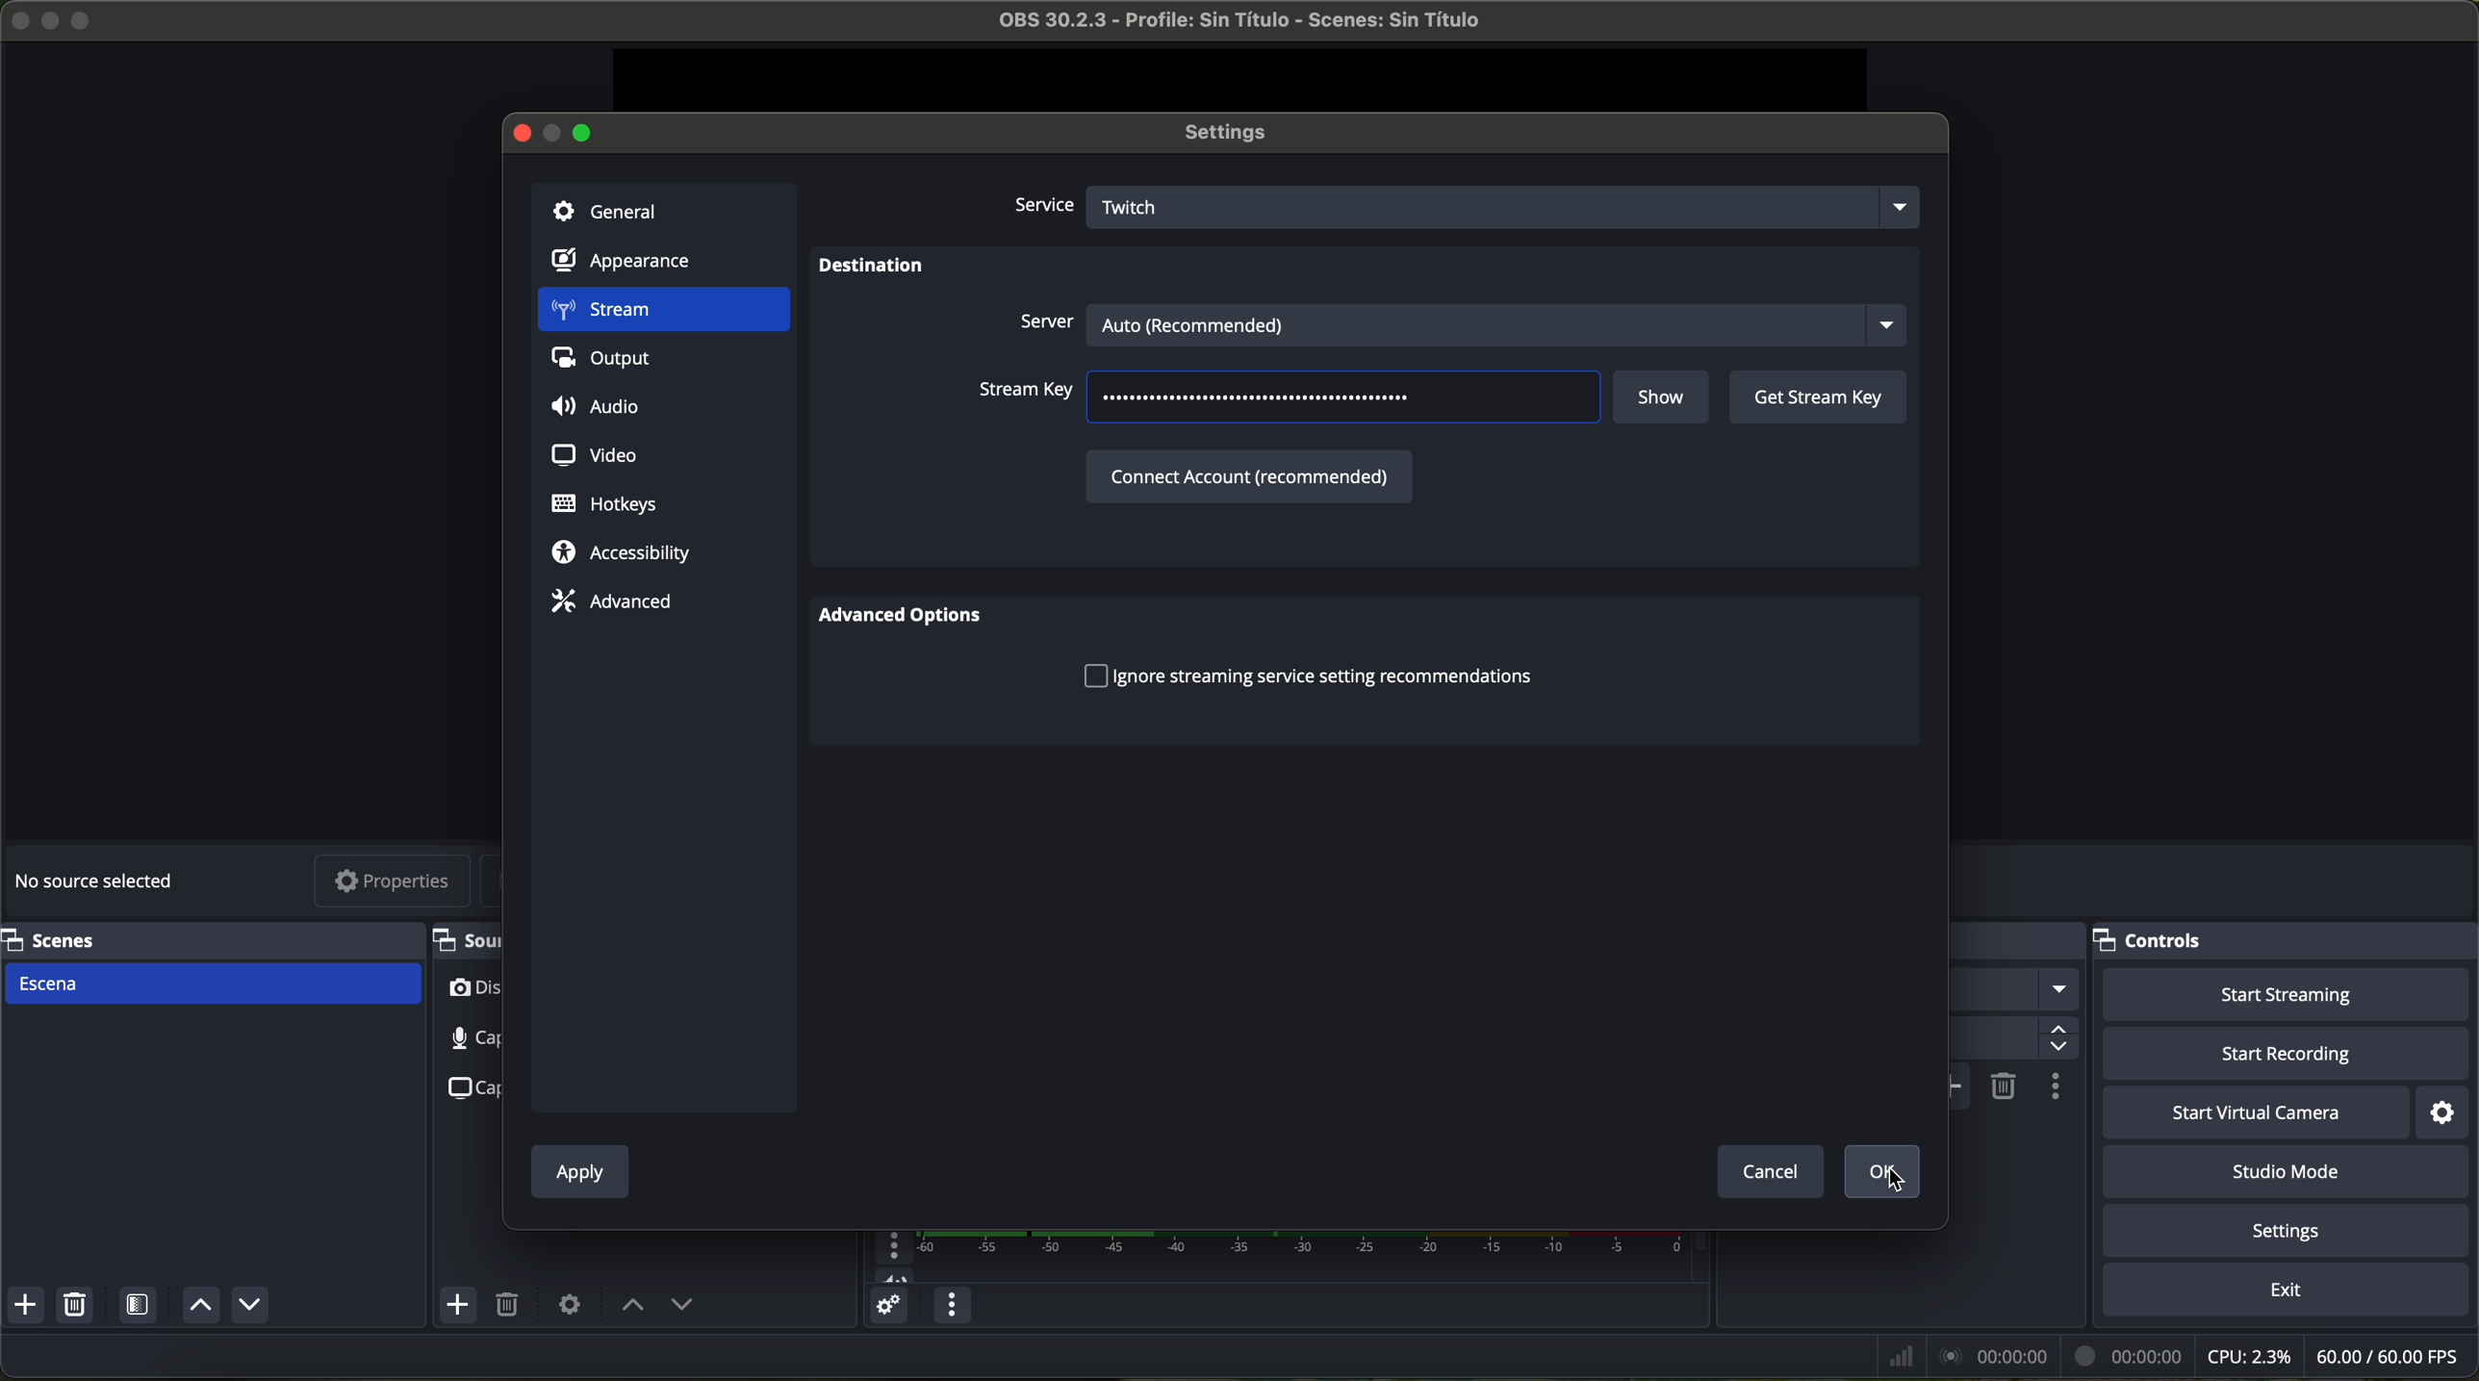 This screenshot has width=2479, height=1381. Describe the element at coordinates (1026, 396) in the screenshot. I see `stream key` at that location.